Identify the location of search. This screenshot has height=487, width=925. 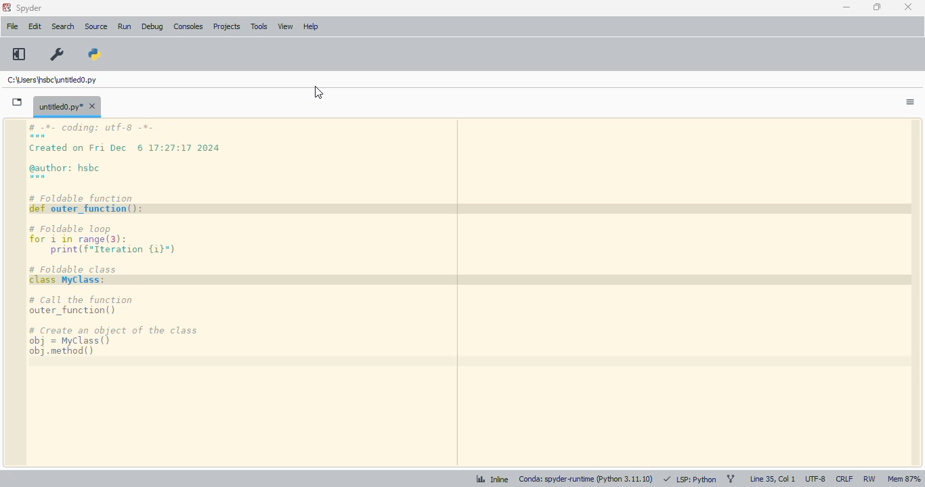
(64, 26).